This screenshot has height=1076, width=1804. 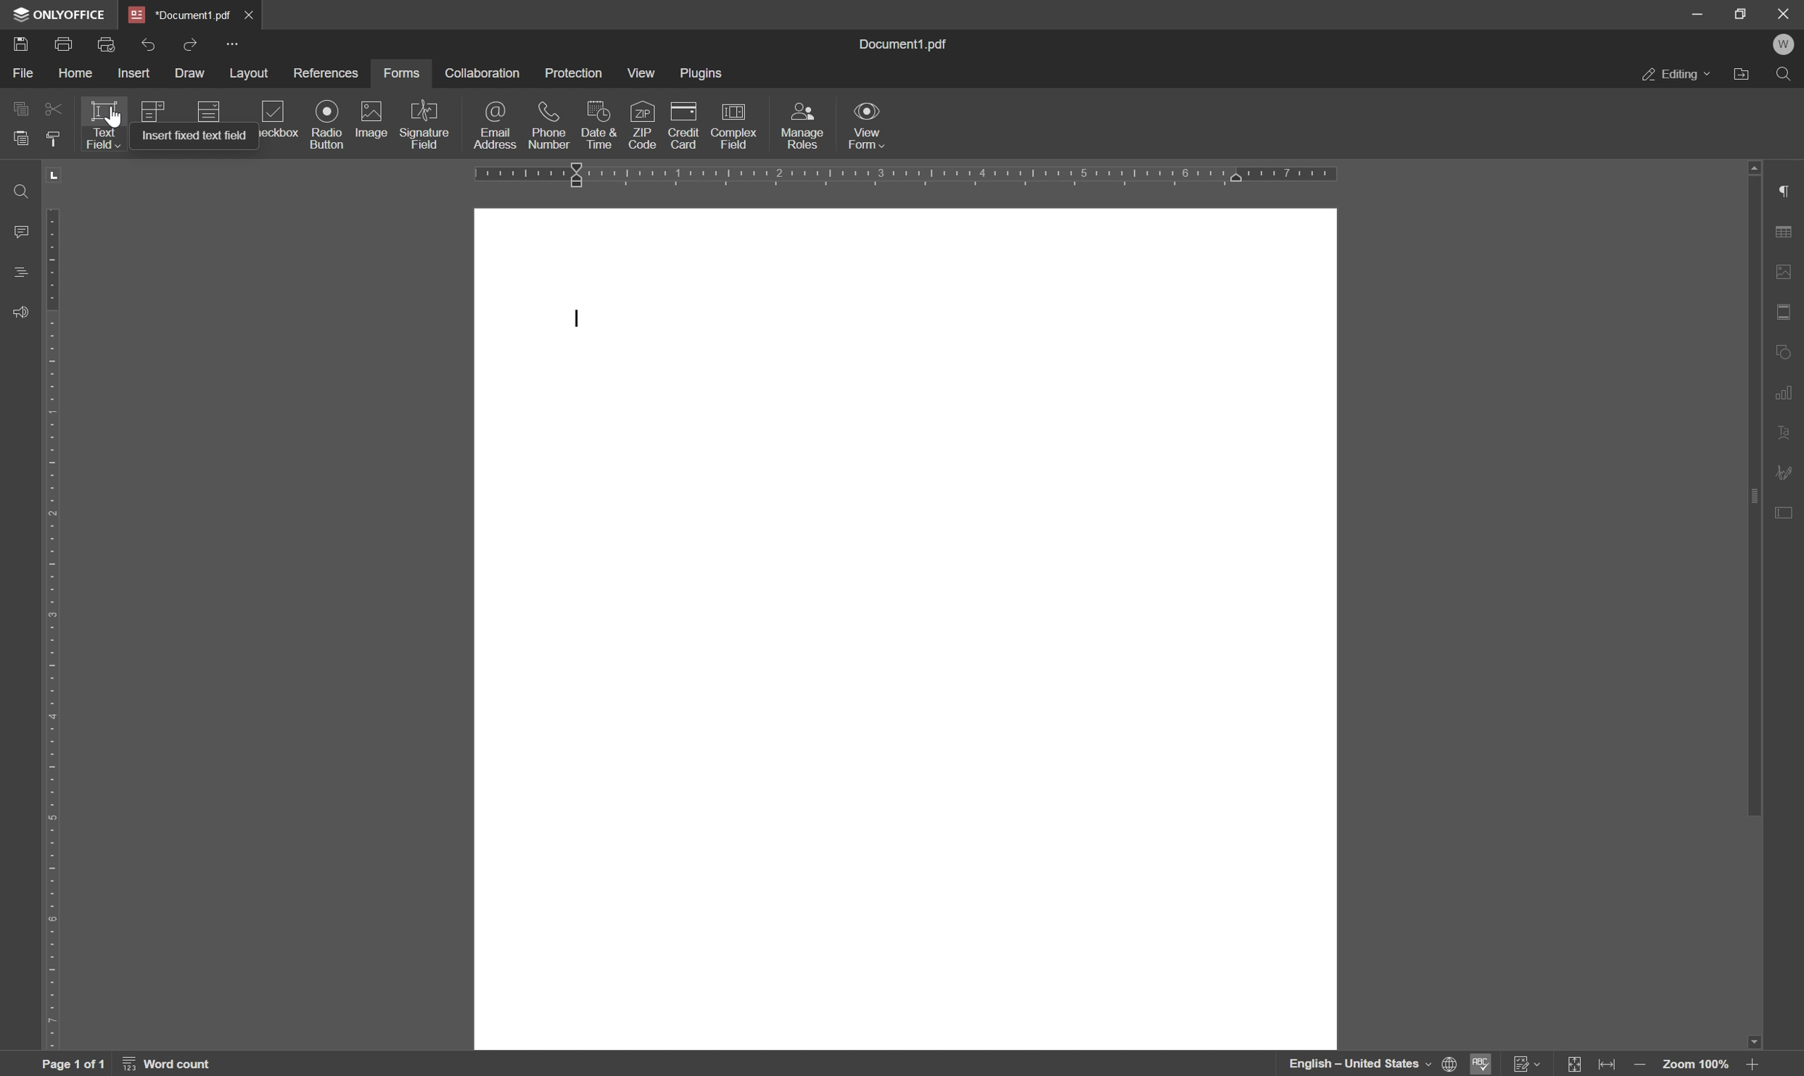 What do you see at coordinates (1372, 1064) in the screenshot?
I see `set document language` at bounding box center [1372, 1064].